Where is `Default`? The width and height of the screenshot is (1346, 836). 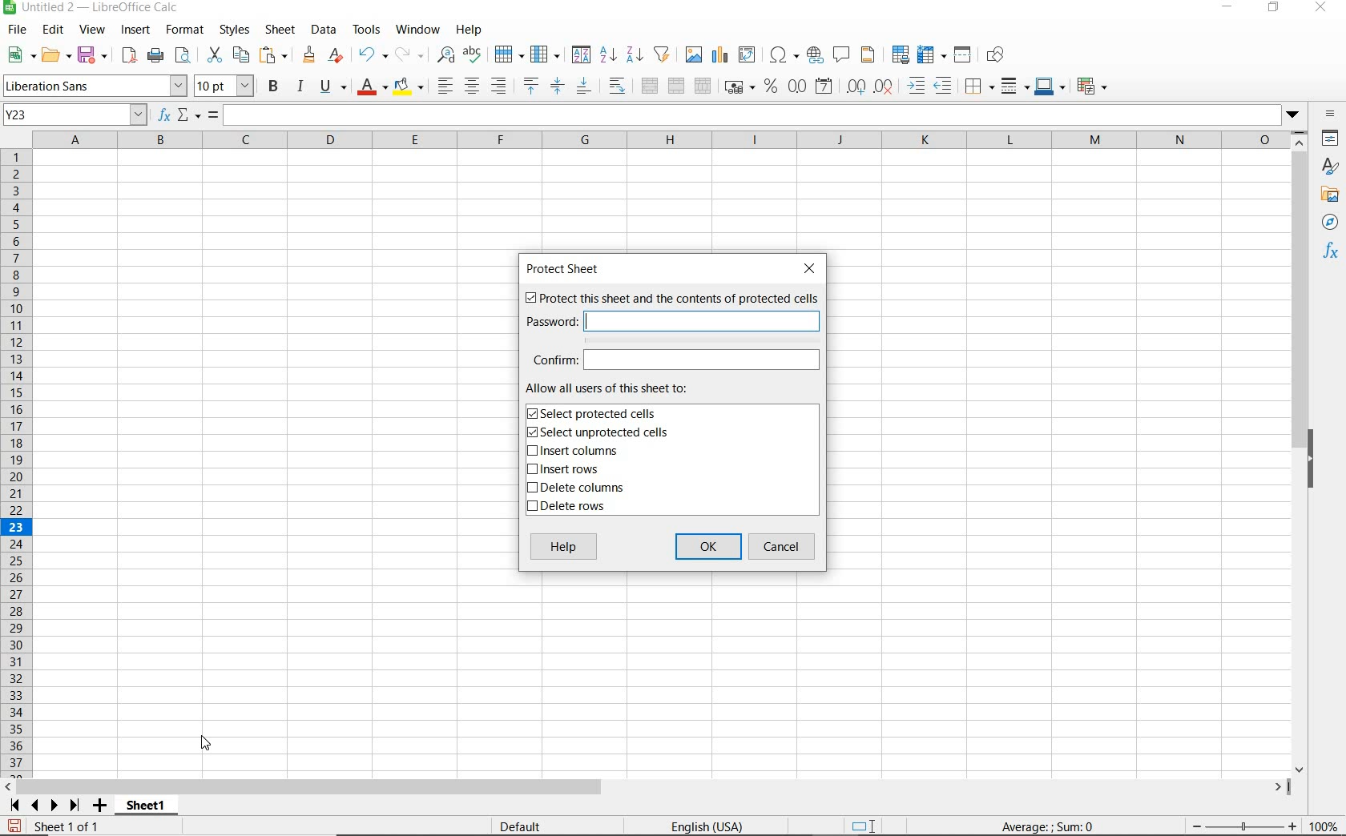
Default is located at coordinates (530, 823).